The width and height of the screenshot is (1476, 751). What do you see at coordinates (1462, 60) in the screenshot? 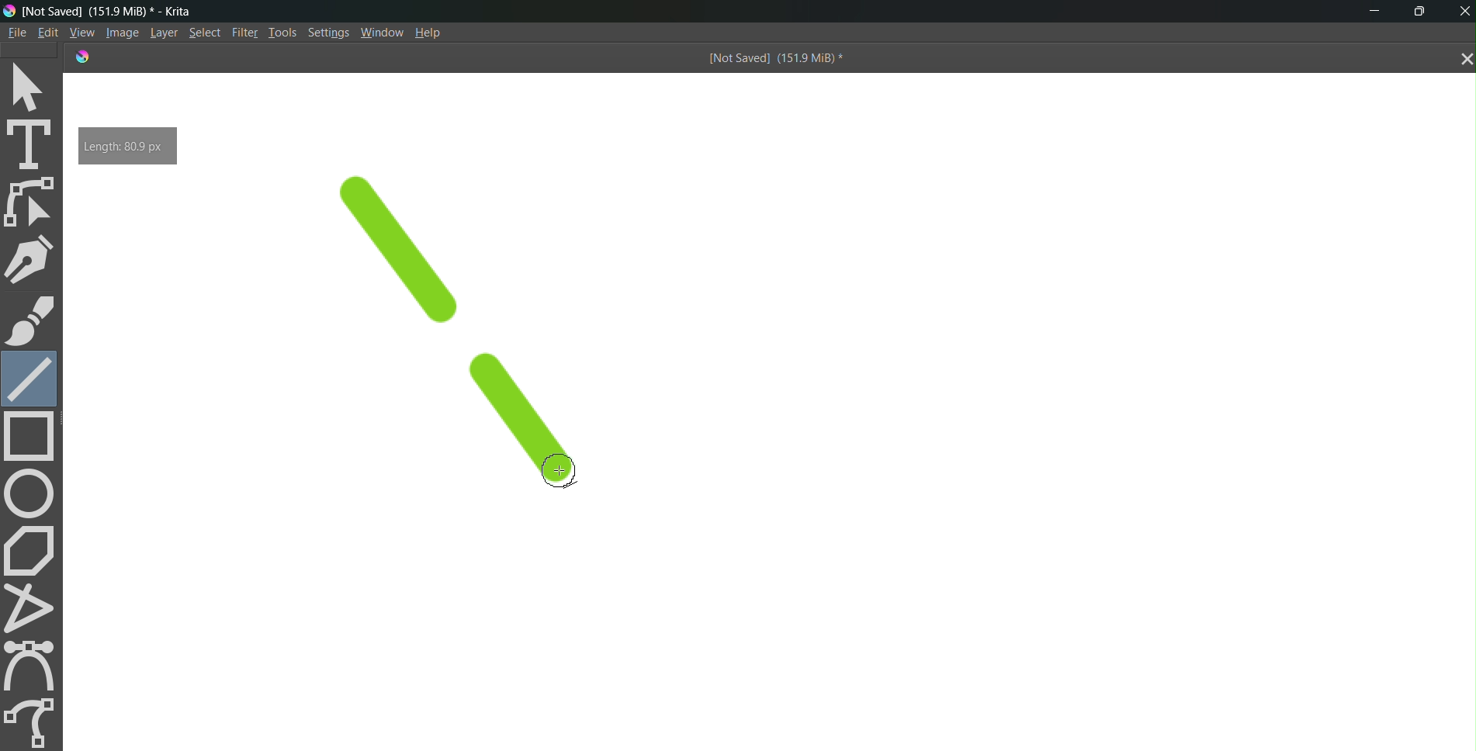
I see `close tab` at bounding box center [1462, 60].